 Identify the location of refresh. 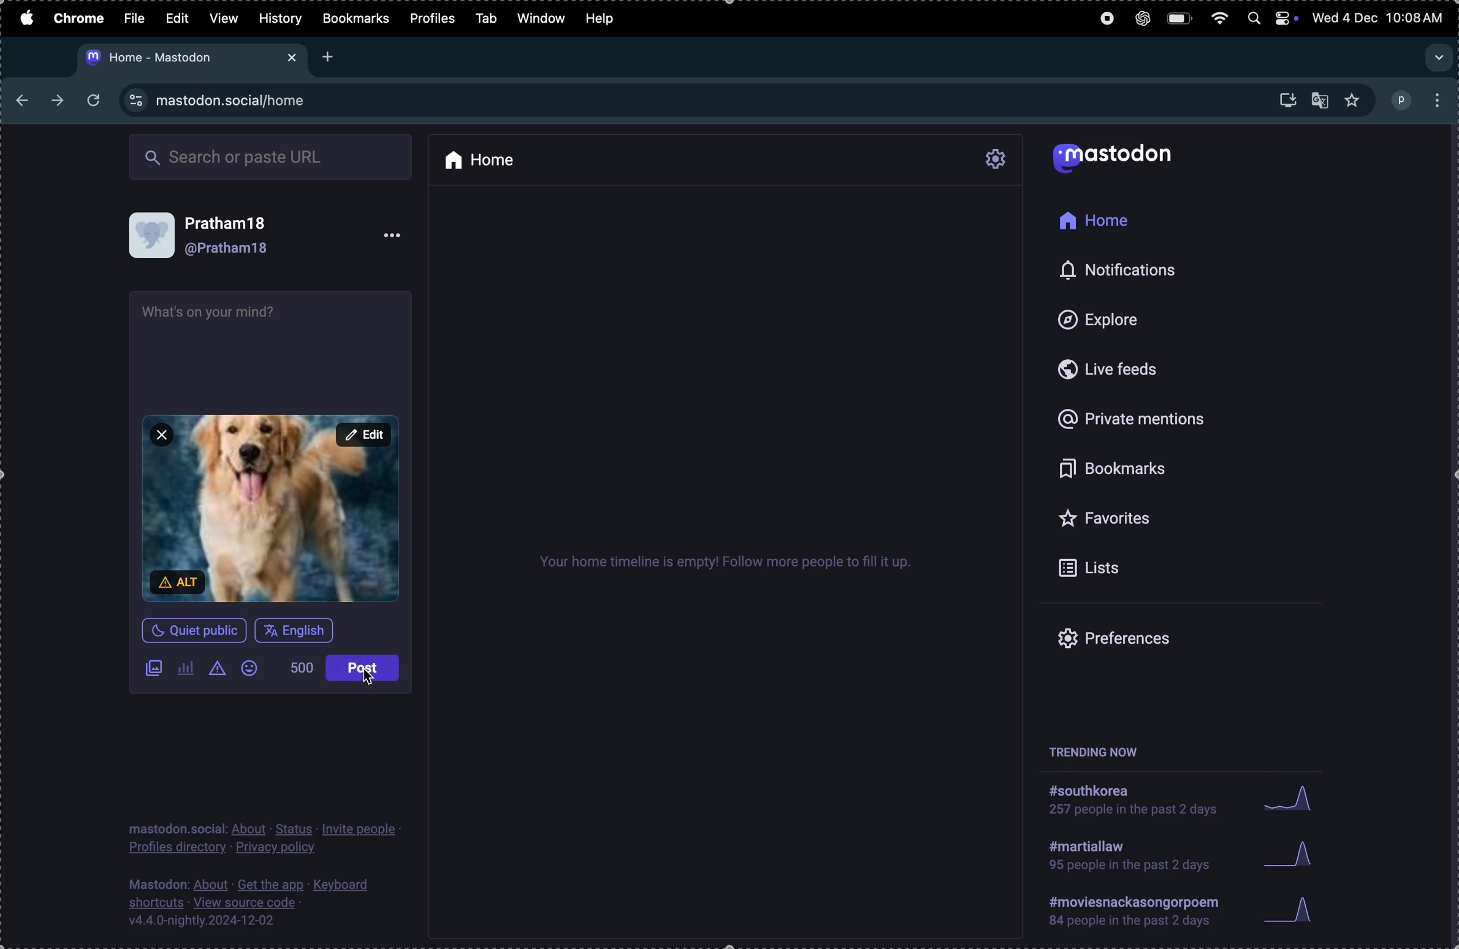
(90, 101).